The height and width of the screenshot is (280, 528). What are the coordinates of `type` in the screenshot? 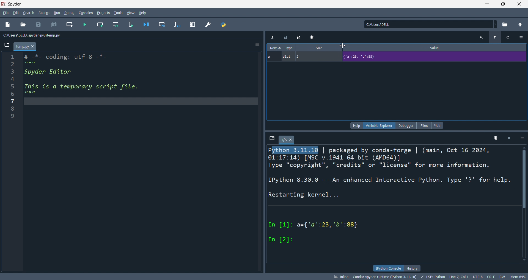 It's located at (290, 48).